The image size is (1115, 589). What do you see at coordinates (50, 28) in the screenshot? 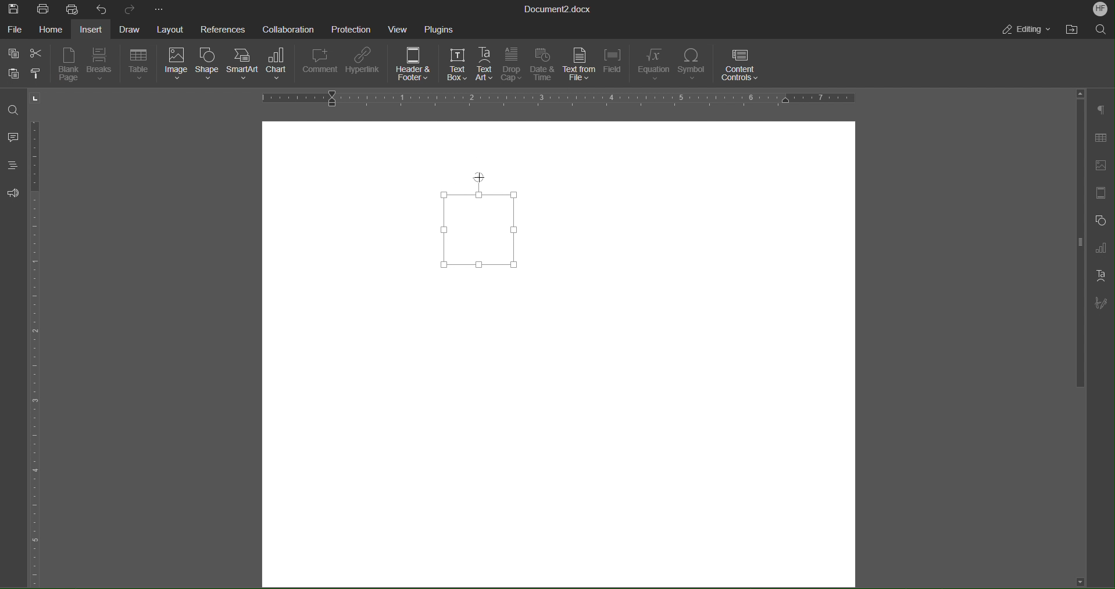
I see `Home` at bounding box center [50, 28].